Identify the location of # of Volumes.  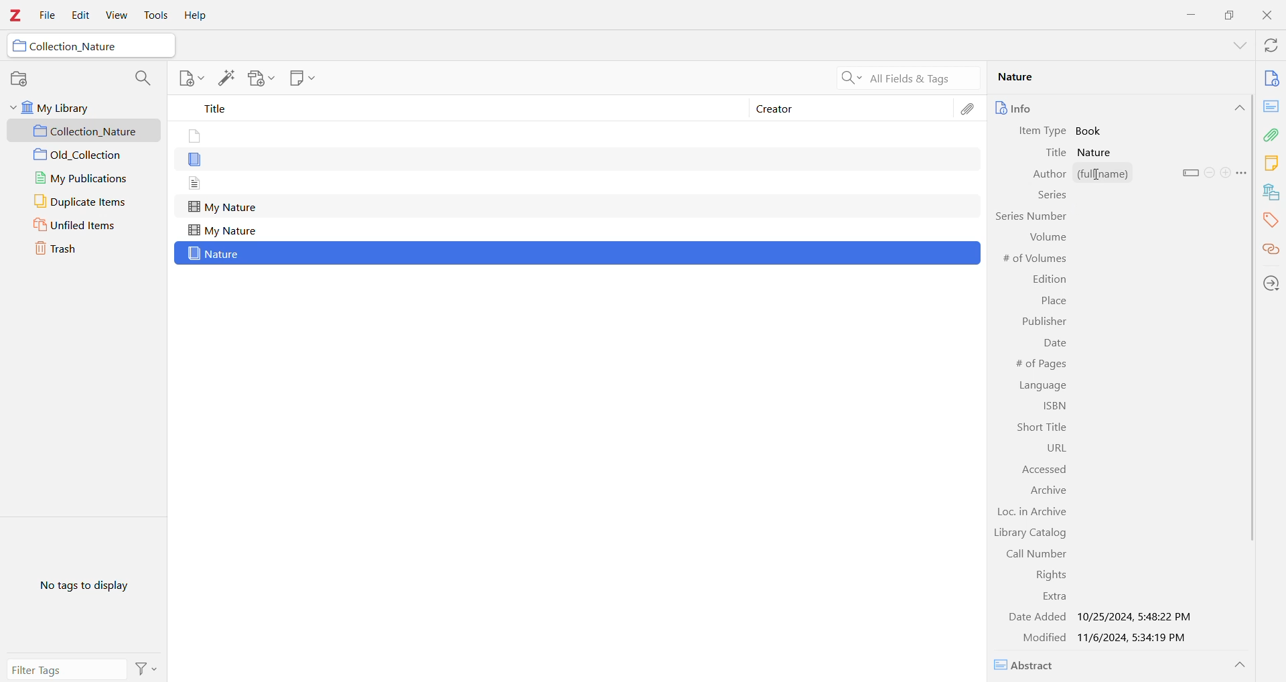
(1036, 259).